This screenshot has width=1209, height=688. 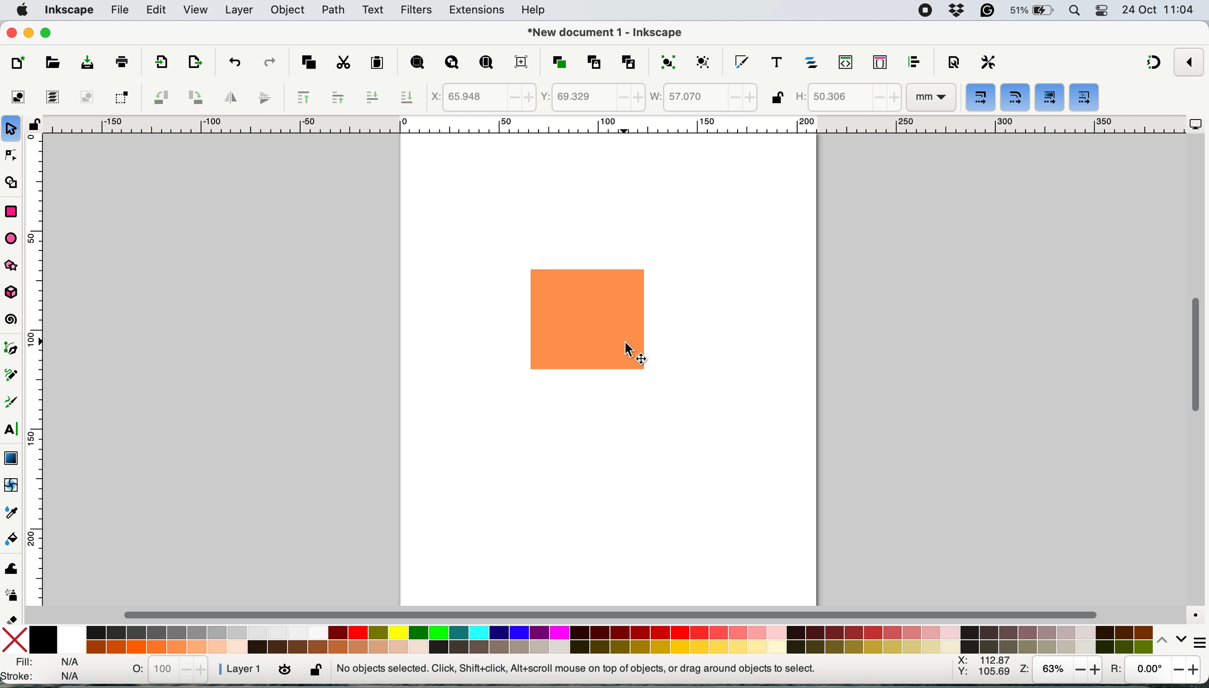 What do you see at coordinates (12, 320) in the screenshot?
I see `spiral tool` at bounding box center [12, 320].